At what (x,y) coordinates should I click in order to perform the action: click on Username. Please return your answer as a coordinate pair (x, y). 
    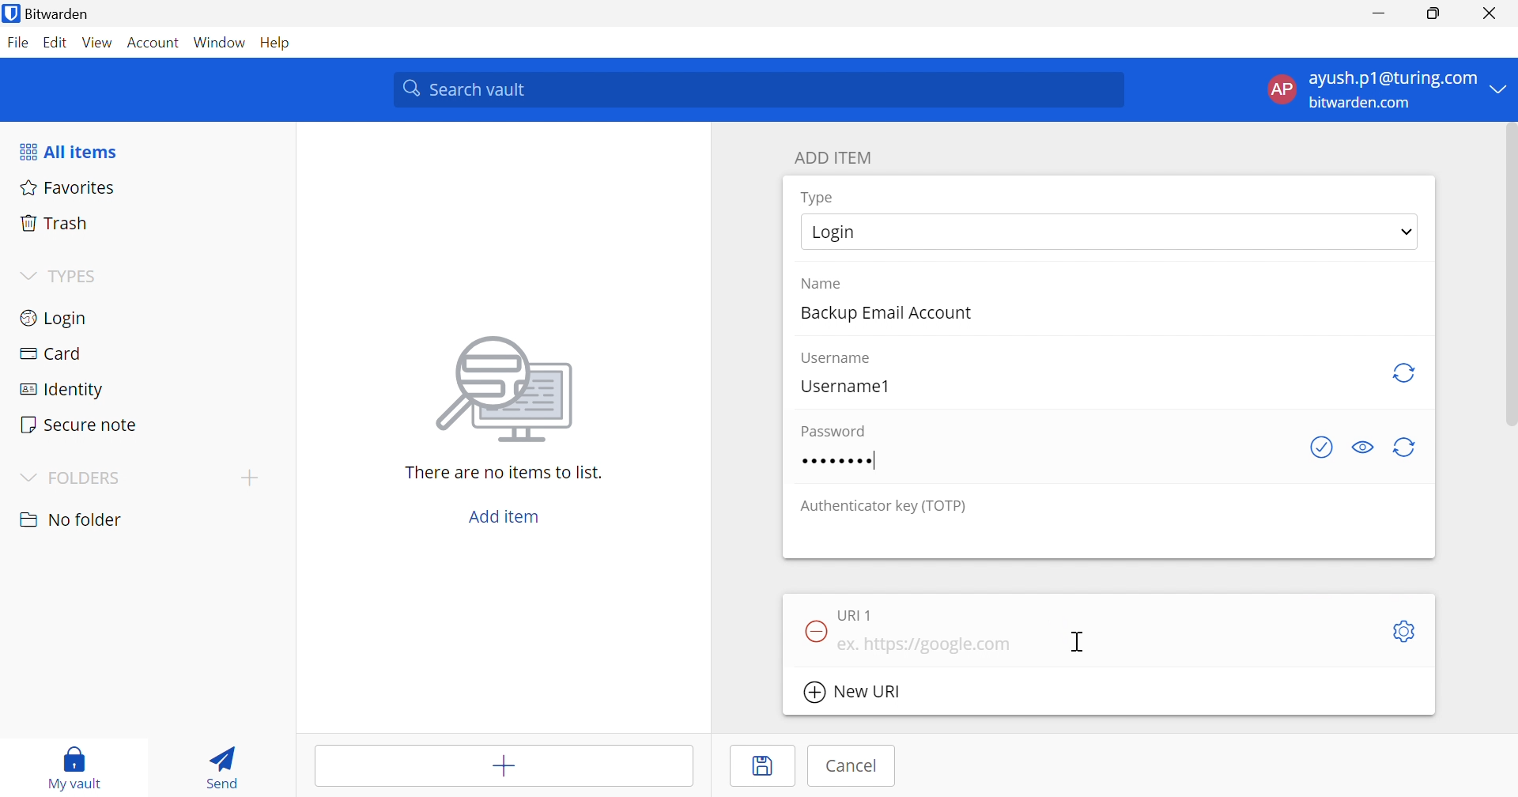
    Looking at the image, I should click on (838, 359).